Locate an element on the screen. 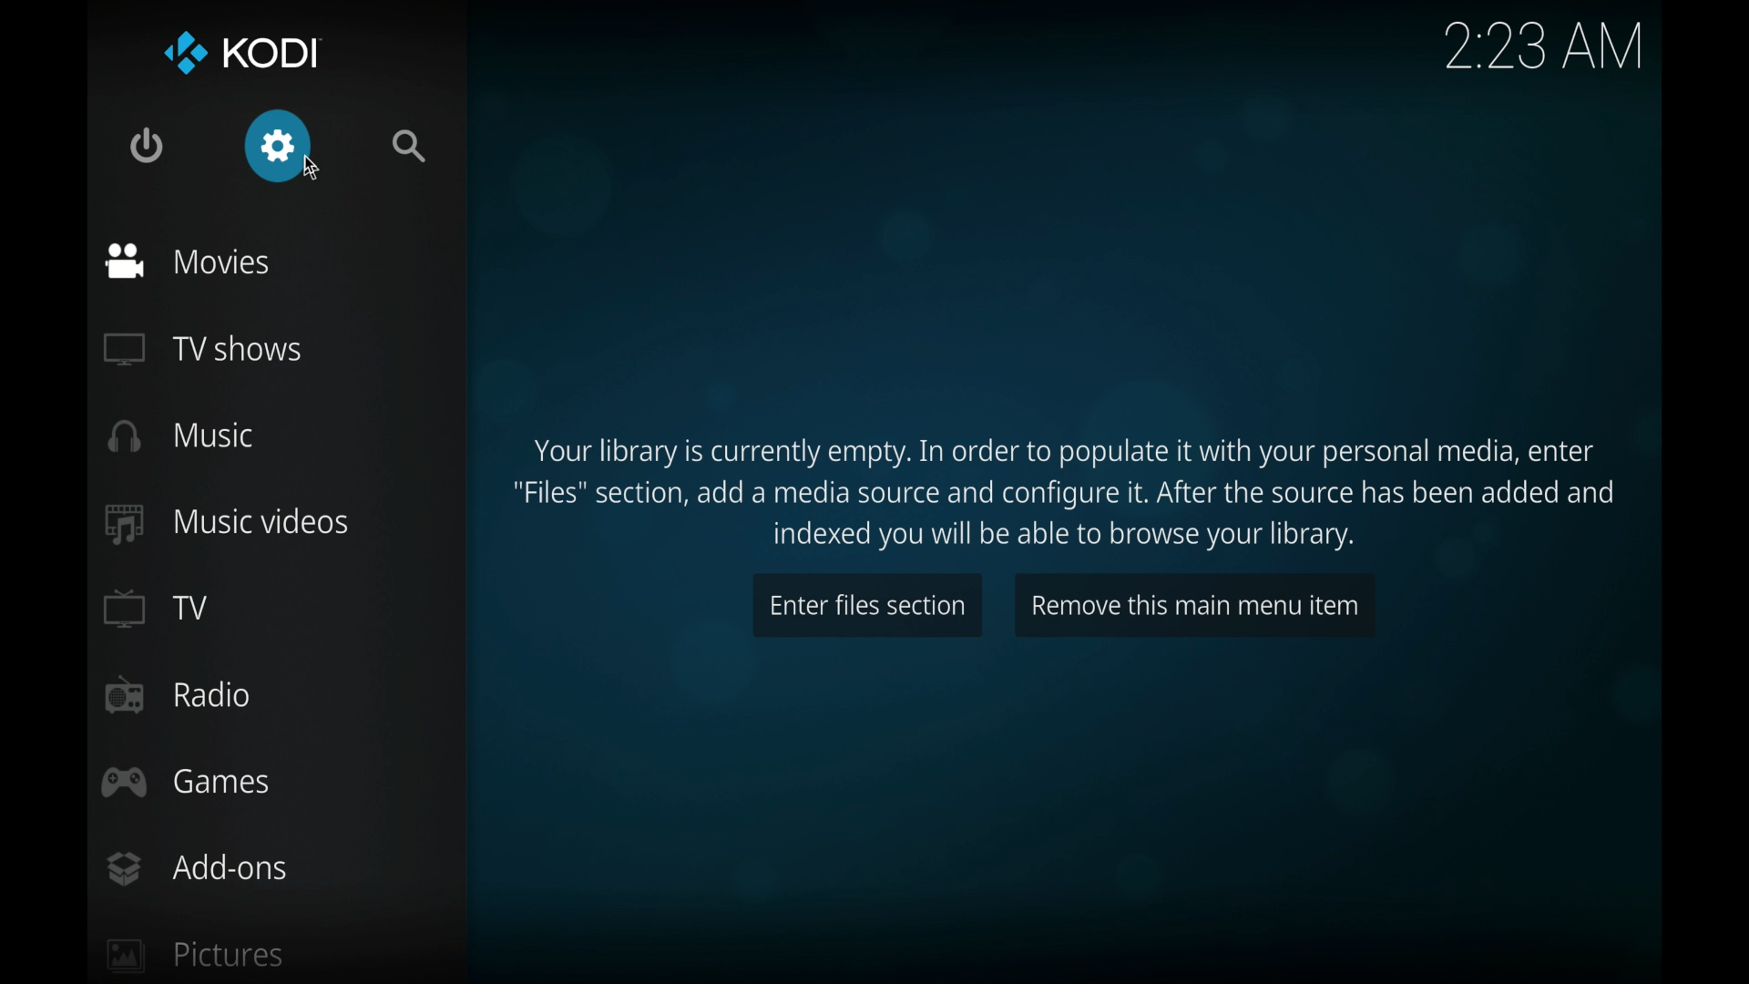  radio is located at coordinates (179, 695).